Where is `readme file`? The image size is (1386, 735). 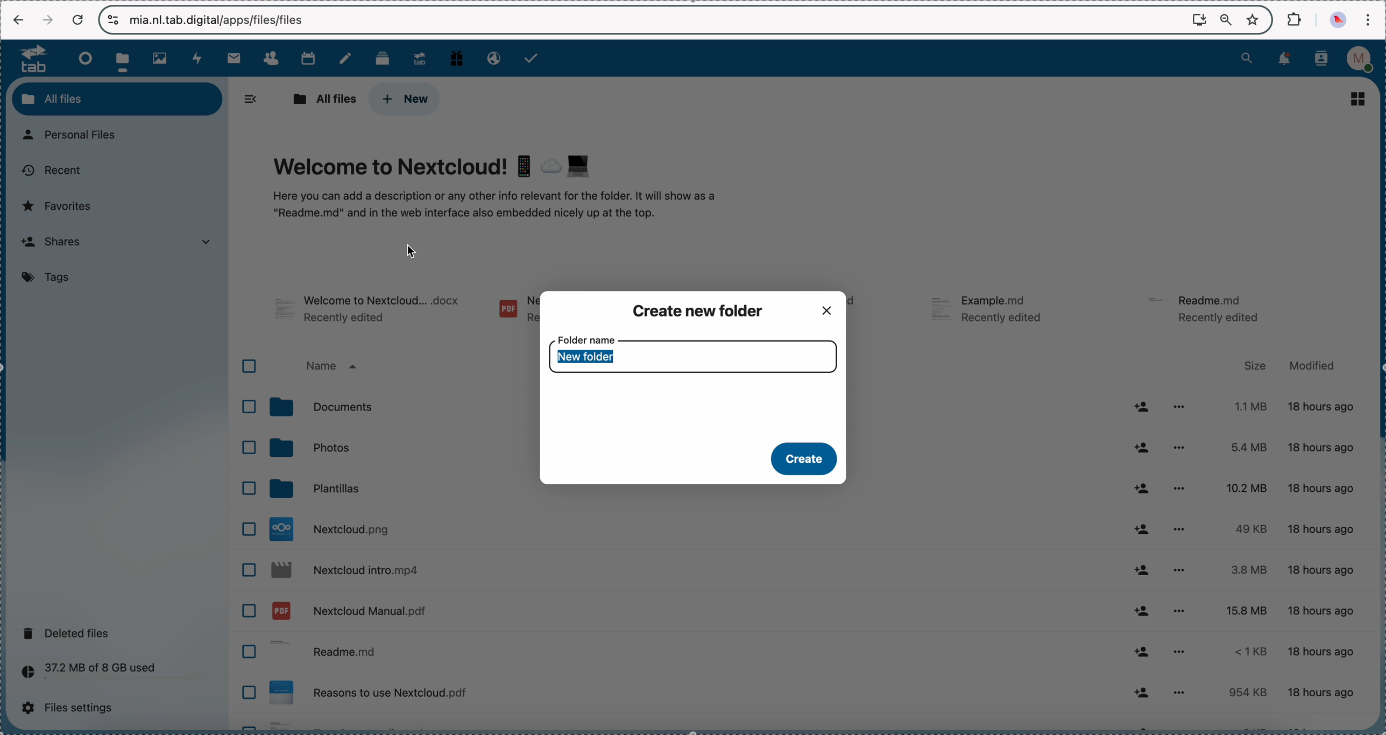 readme file is located at coordinates (690, 654).